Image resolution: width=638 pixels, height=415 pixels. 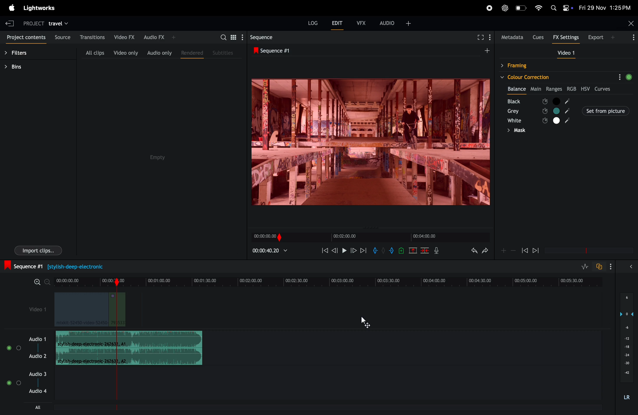 What do you see at coordinates (95, 53) in the screenshot?
I see `all clips` at bounding box center [95, 53].